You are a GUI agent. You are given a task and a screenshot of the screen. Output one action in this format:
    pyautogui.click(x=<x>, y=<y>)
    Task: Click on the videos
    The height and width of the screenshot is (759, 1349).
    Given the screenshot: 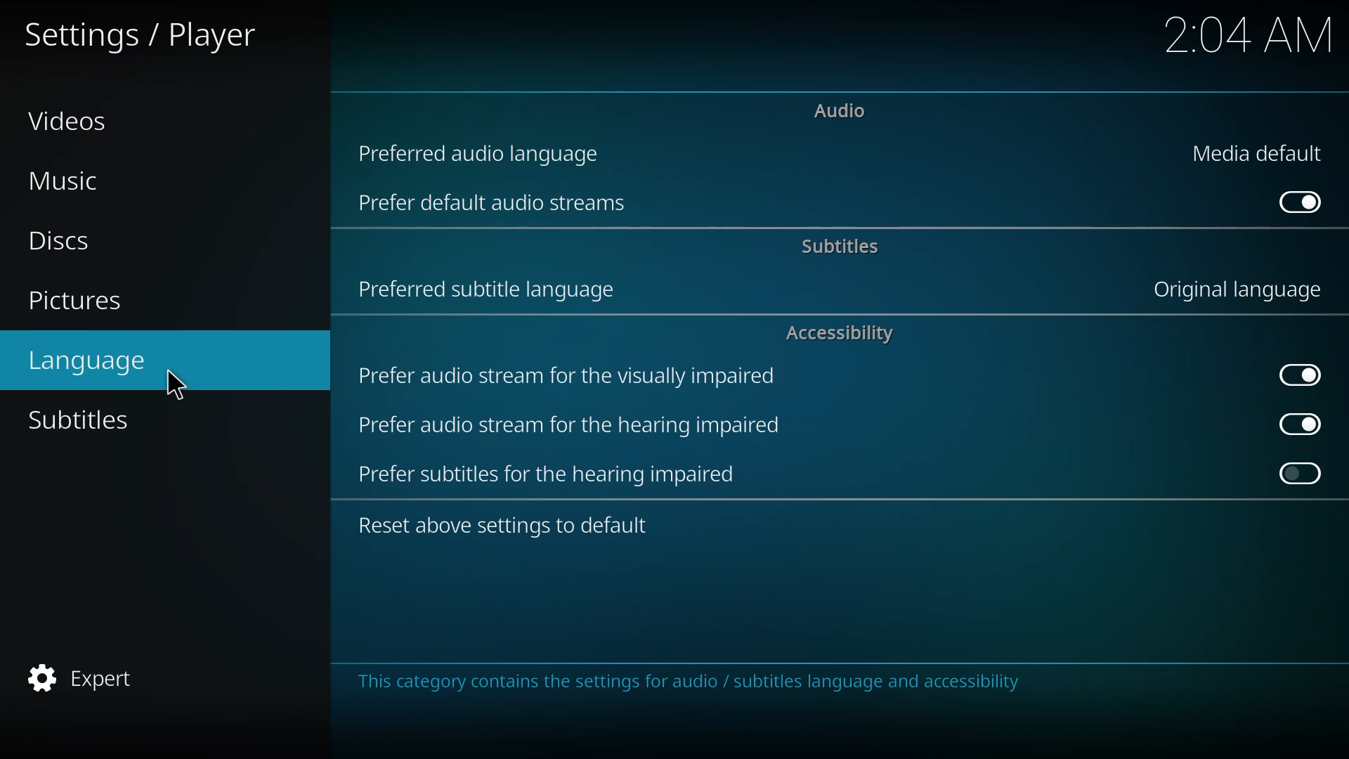 What is the action you would take?
    pyautogui.click(x=70, y=122)
    